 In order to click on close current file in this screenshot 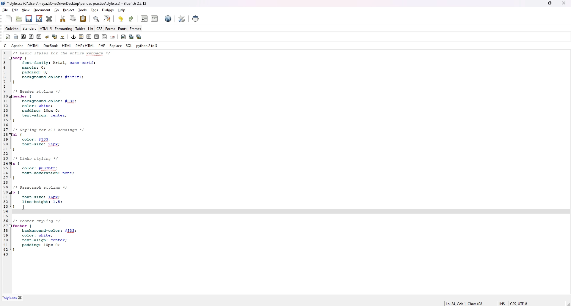, I will do `click(50, 18)`.